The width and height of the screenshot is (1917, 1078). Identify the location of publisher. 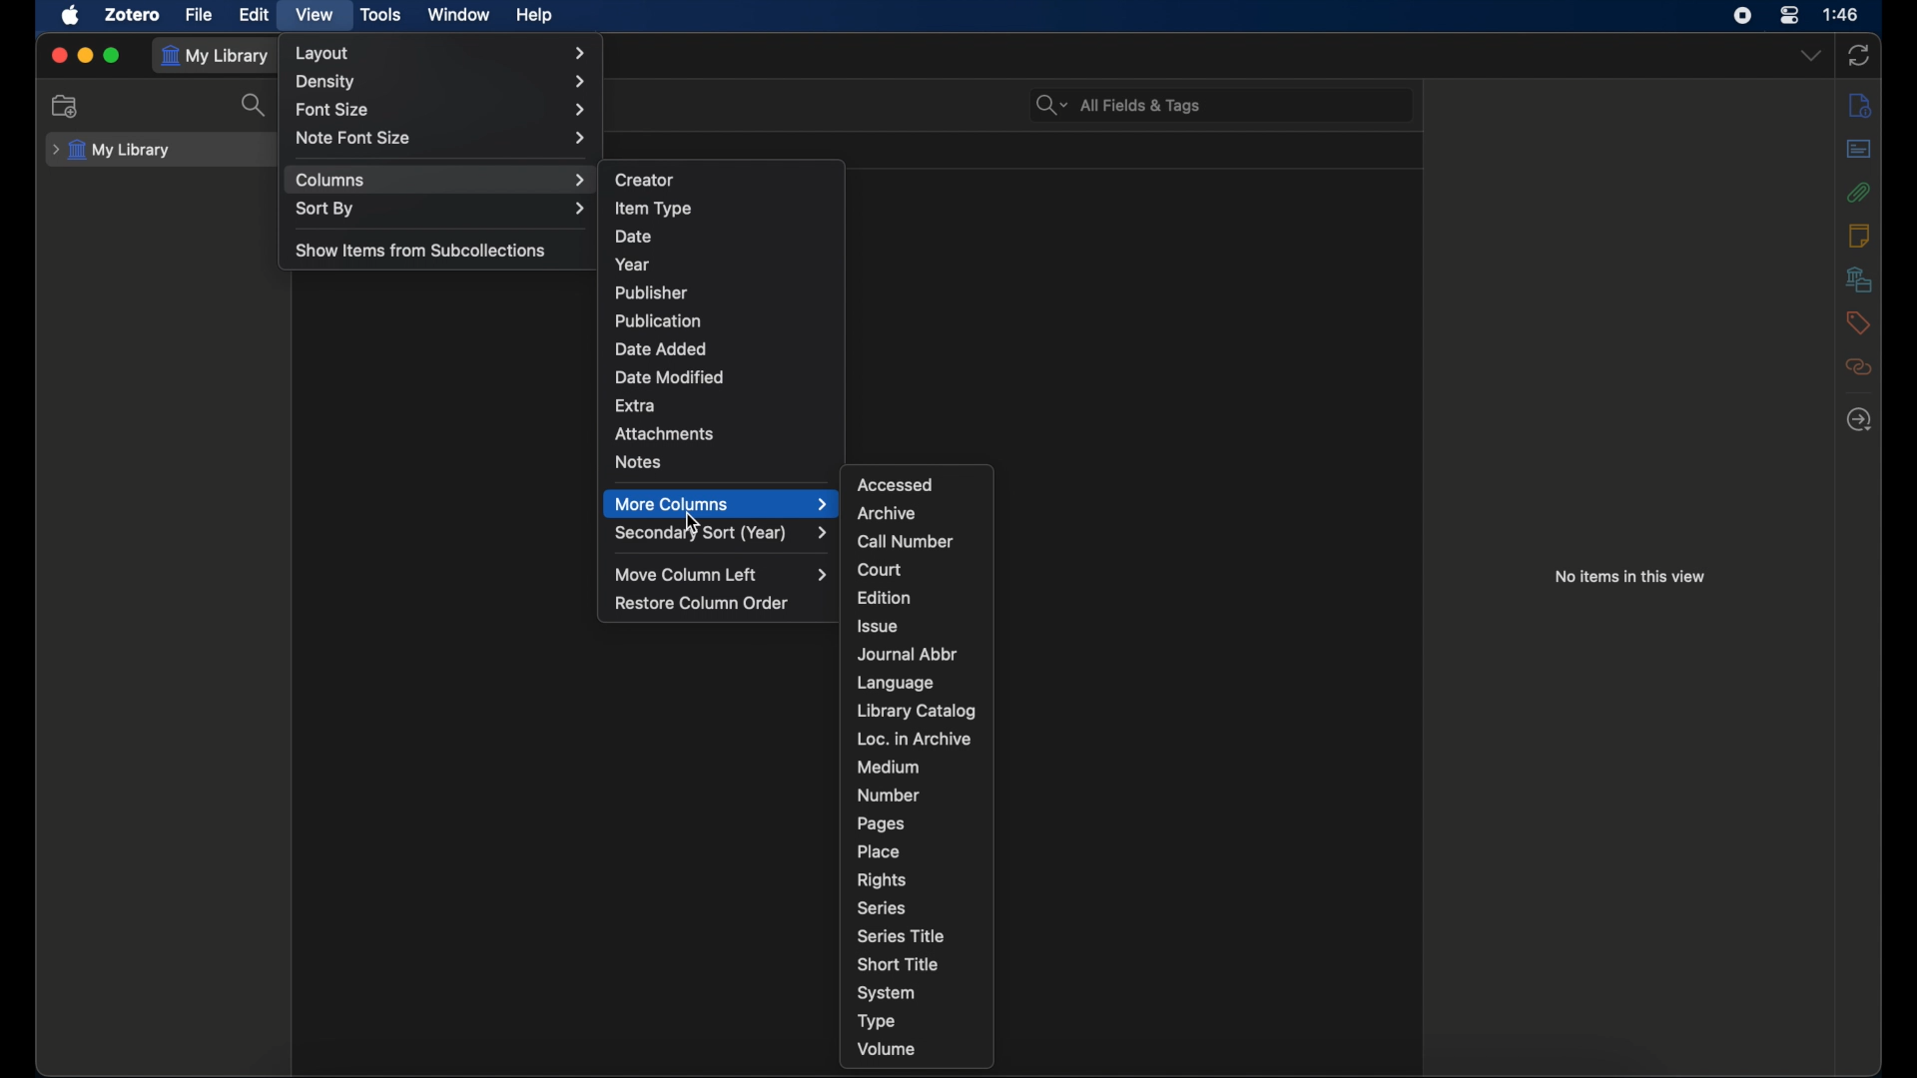
(652, 292).